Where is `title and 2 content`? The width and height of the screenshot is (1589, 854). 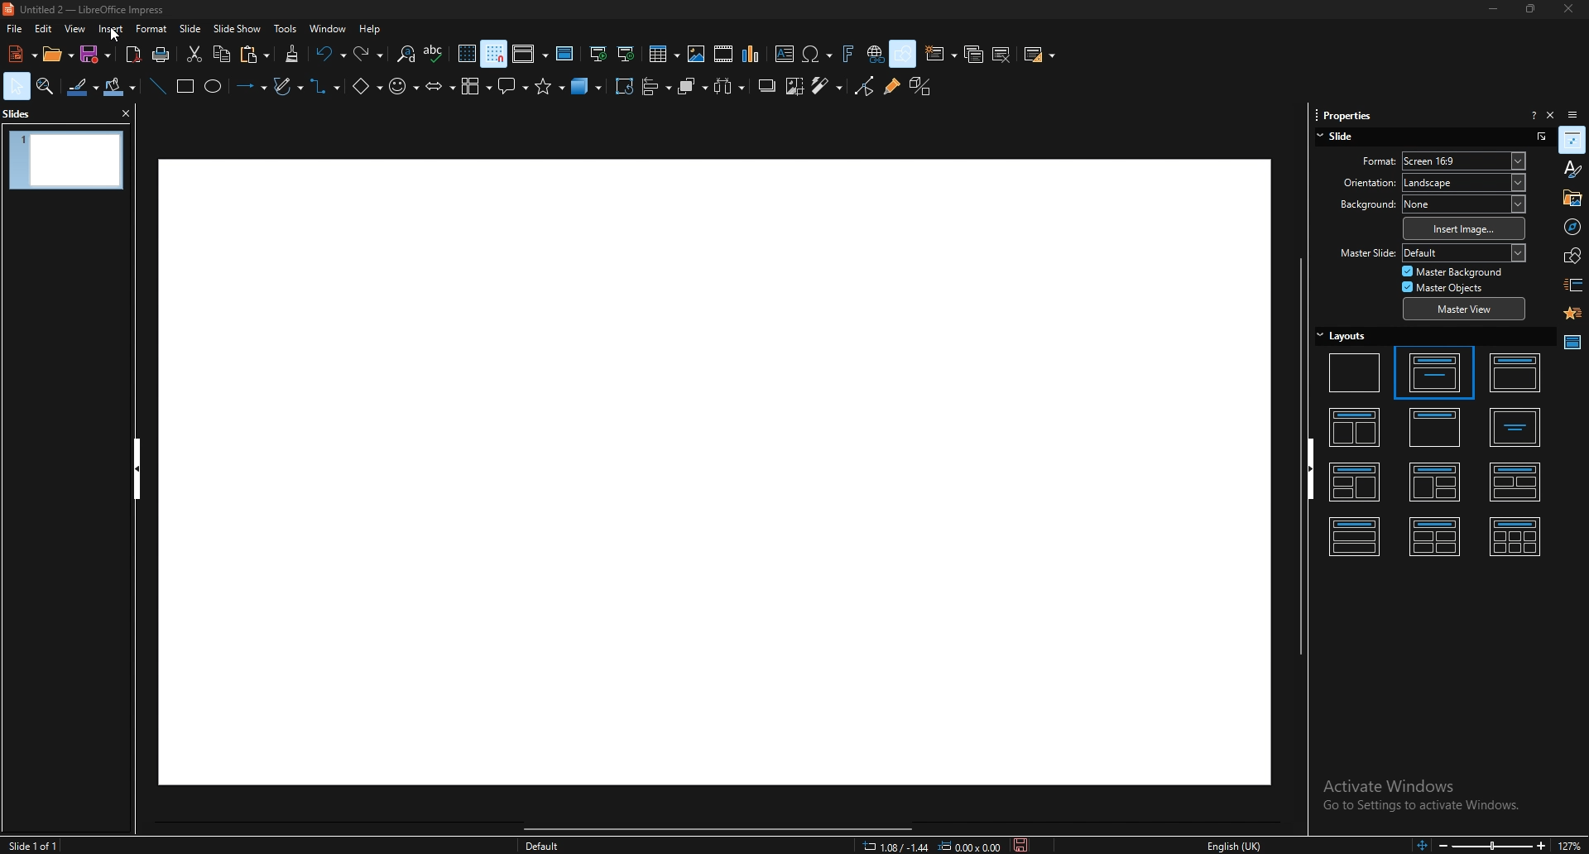
title and 2 content is located at coordinates (1356, 427).